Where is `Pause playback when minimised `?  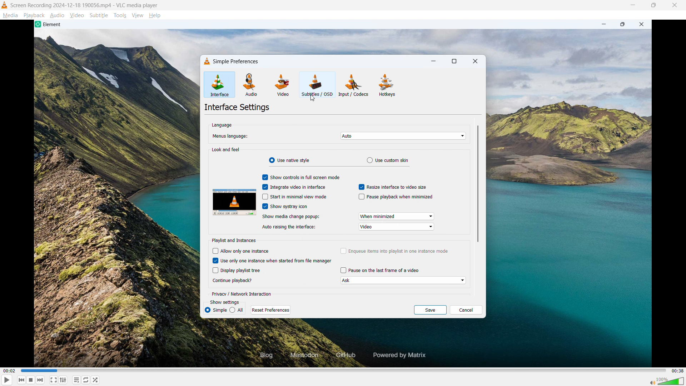
Pause playback when minimised  is located at coordinates (401, 197).